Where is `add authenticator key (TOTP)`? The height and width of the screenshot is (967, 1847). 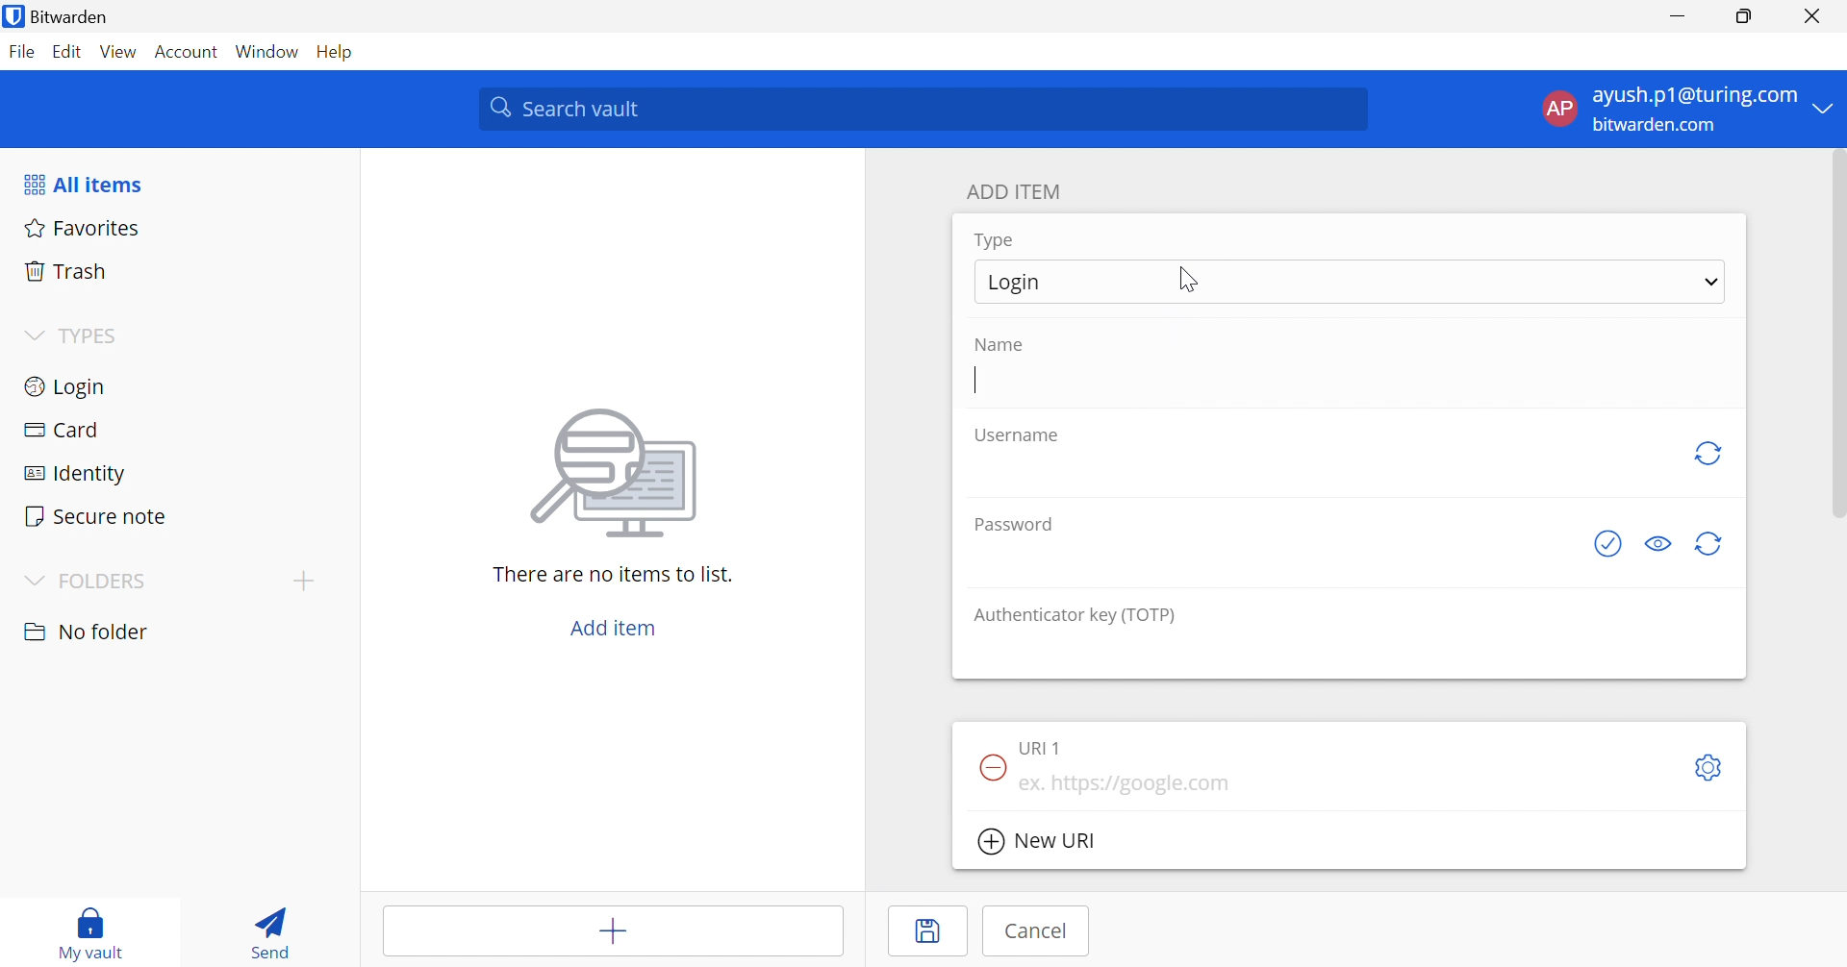
add authenticator key (TOTP) is located at coordinates (1351, 652).